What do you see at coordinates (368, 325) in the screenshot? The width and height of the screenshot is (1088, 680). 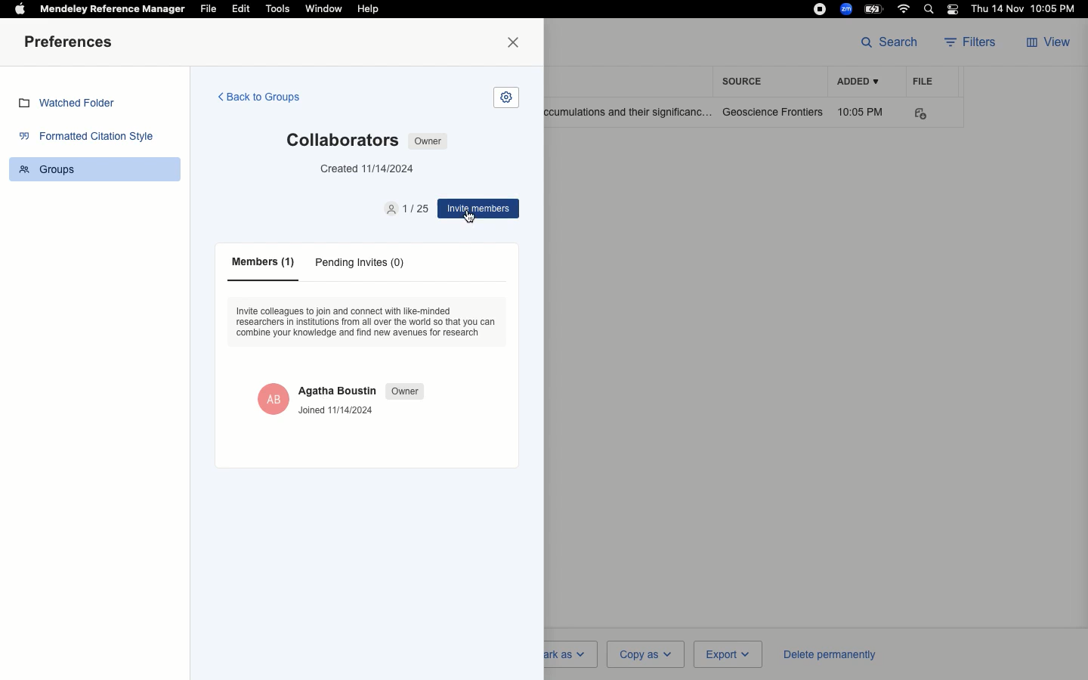 I see `Instructional text` at bounding box center [368, 325].